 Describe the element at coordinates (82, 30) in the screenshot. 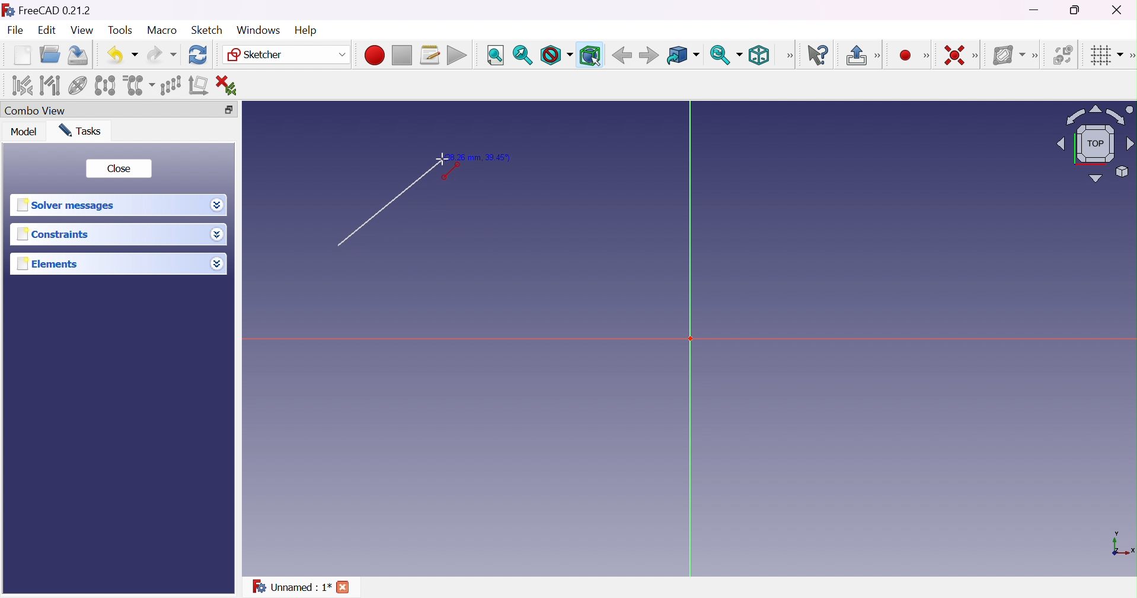

I see `View` at that location.